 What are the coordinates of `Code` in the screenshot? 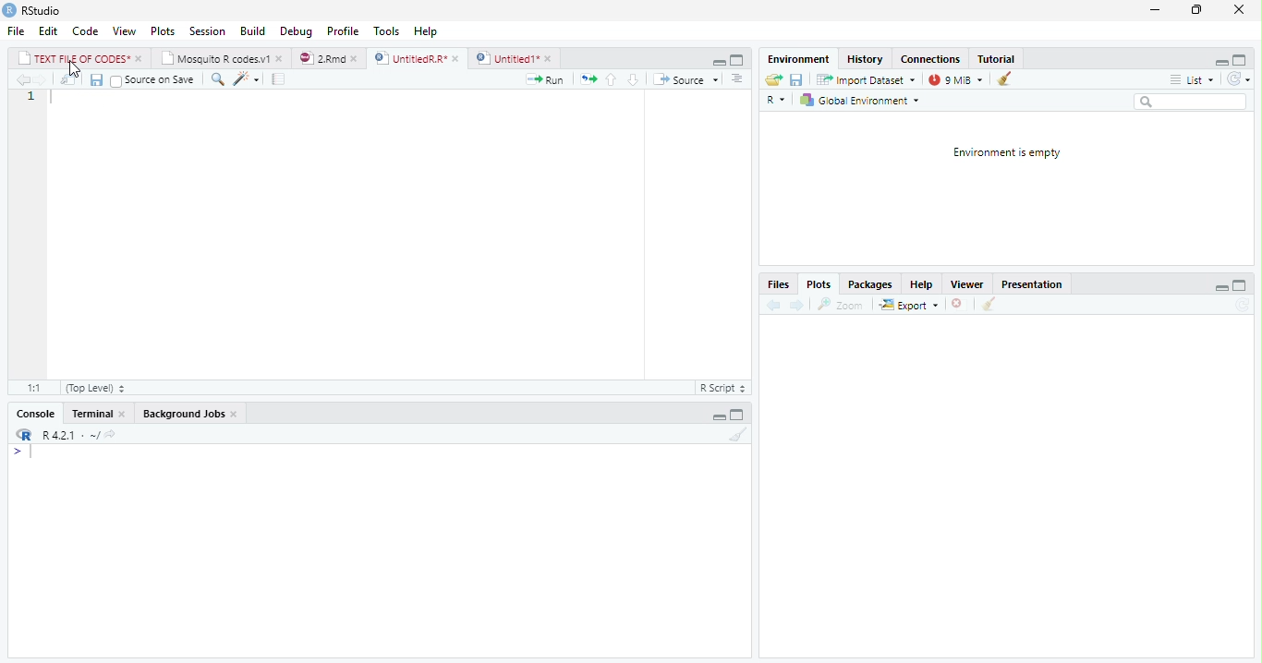 It's located at (85, 32).